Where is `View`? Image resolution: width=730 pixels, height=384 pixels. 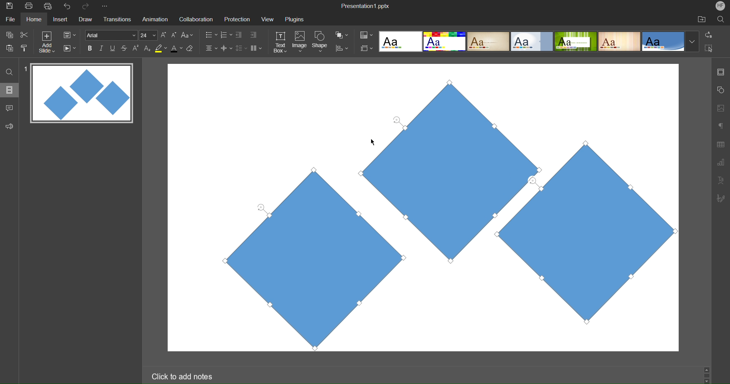
View is located at coordinates (265, 19).